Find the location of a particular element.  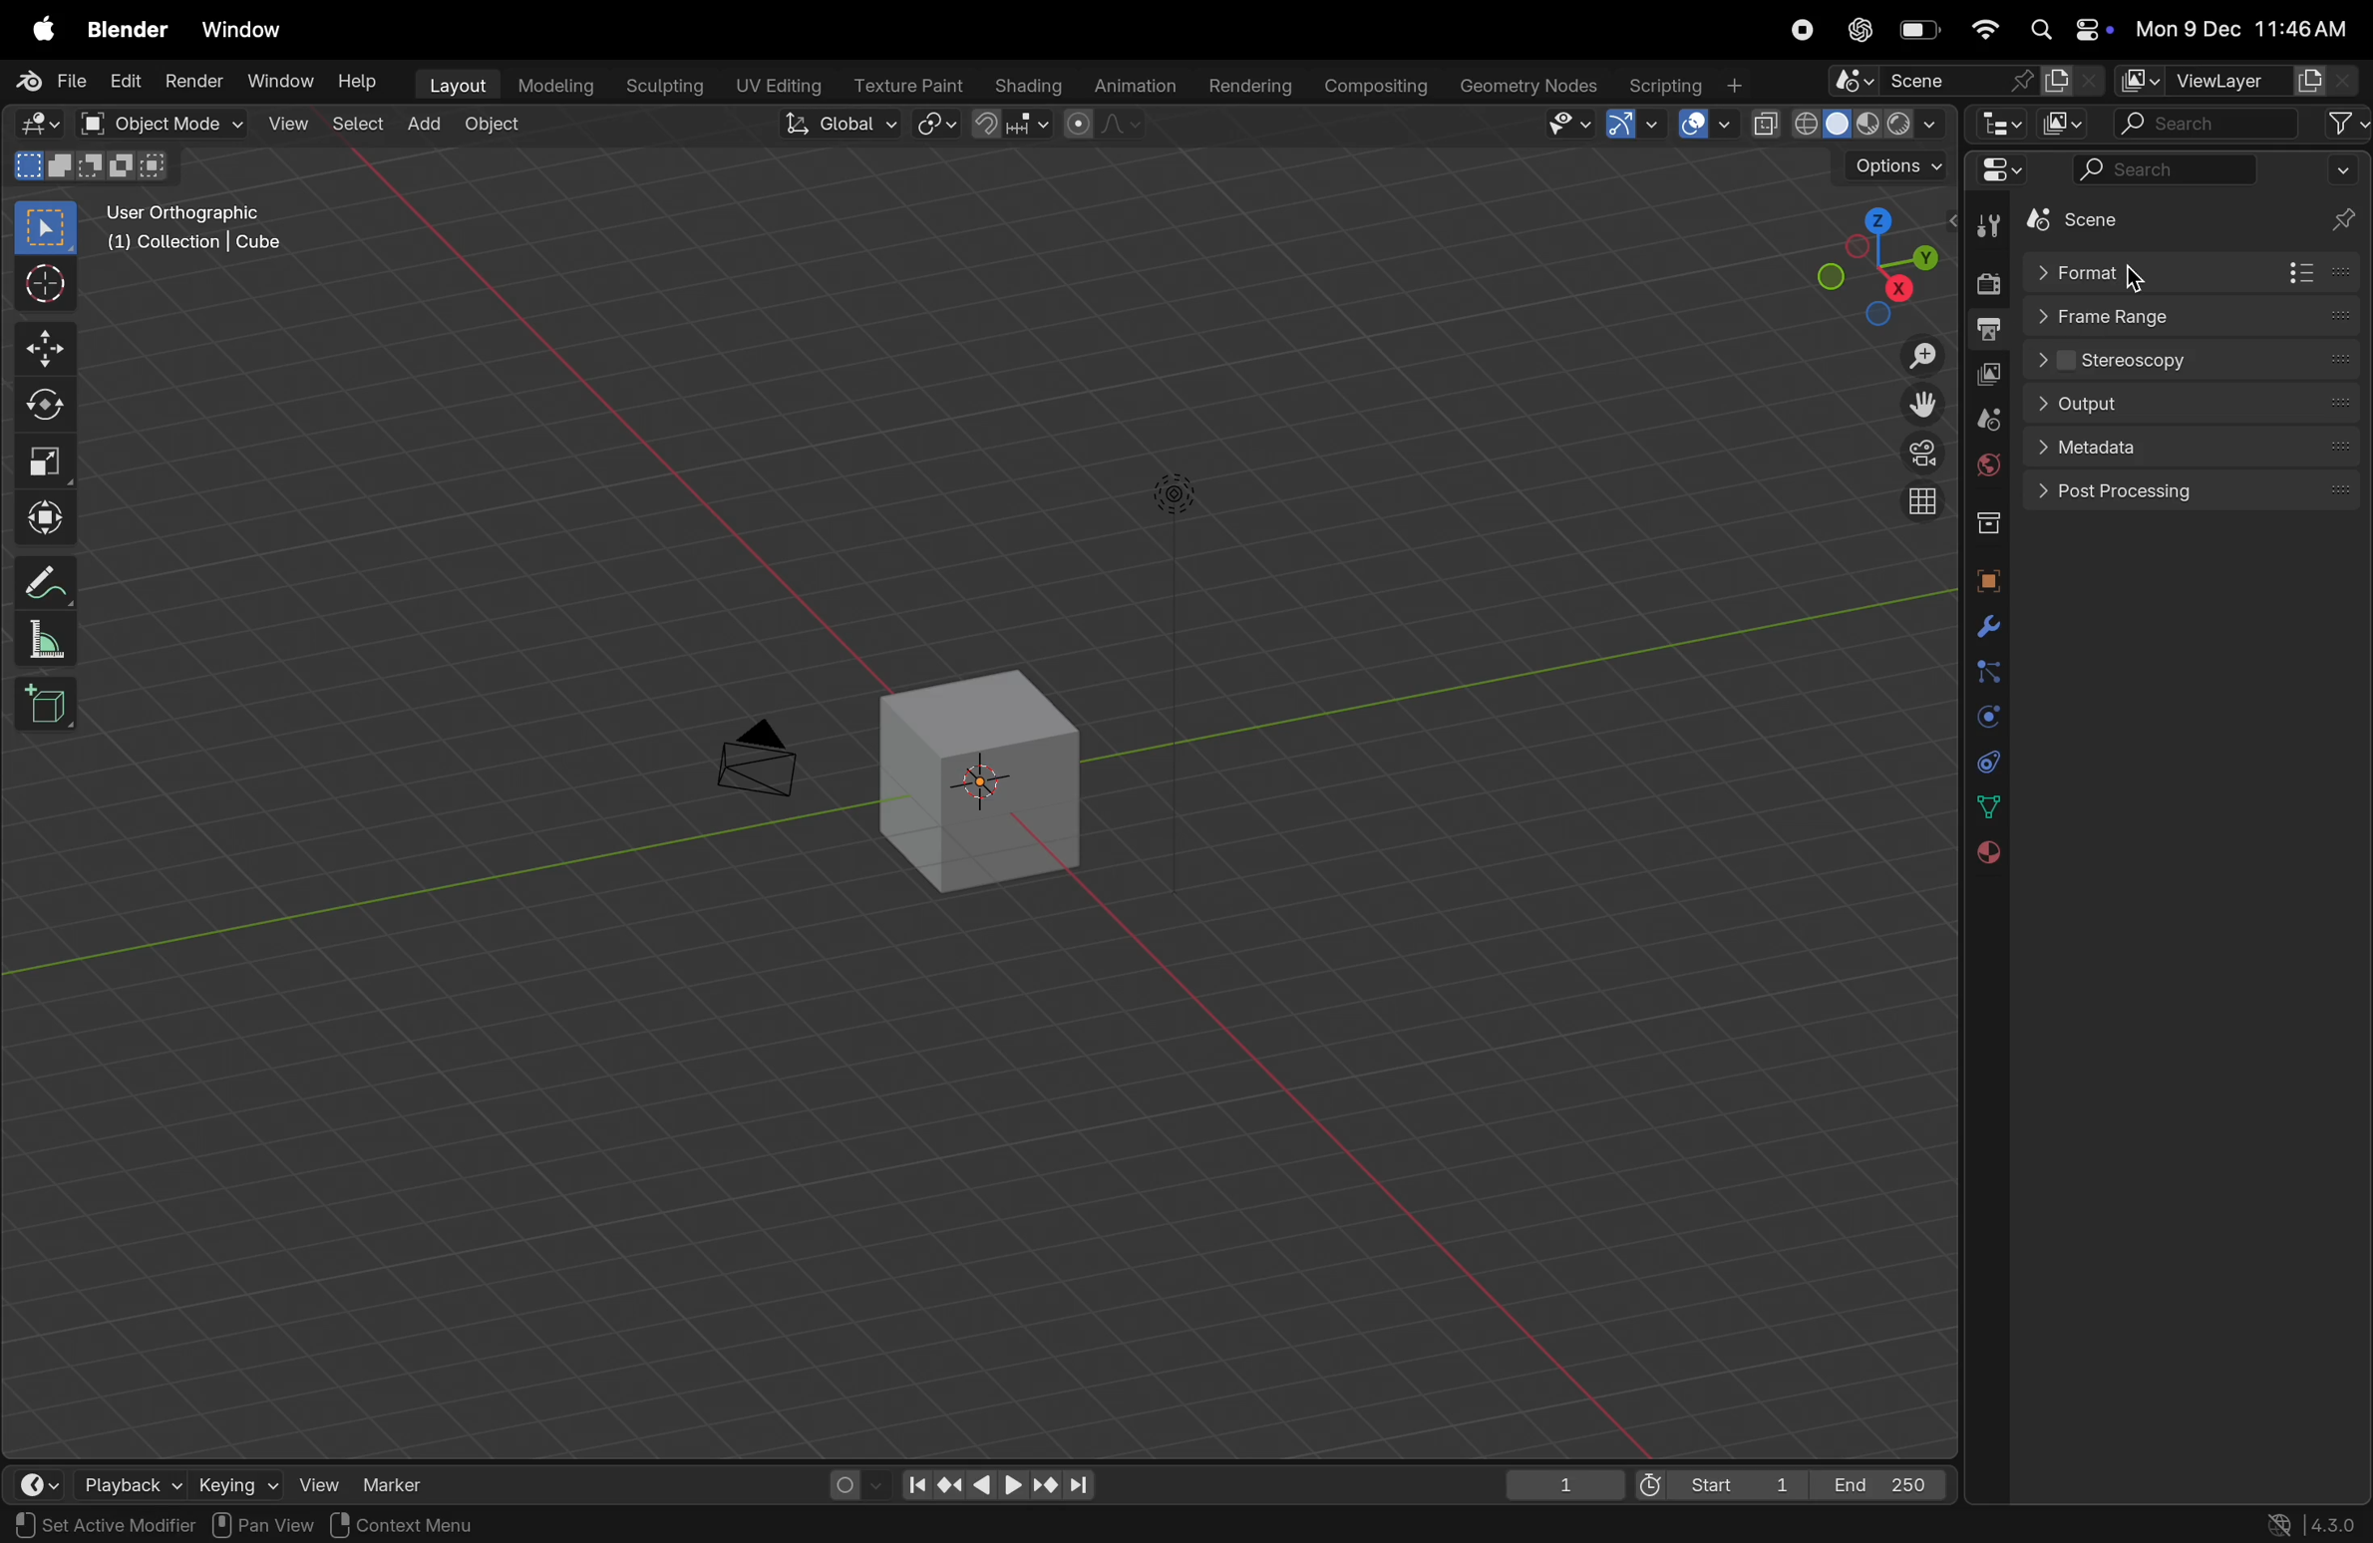

object is located at coordinates (1985, 580).